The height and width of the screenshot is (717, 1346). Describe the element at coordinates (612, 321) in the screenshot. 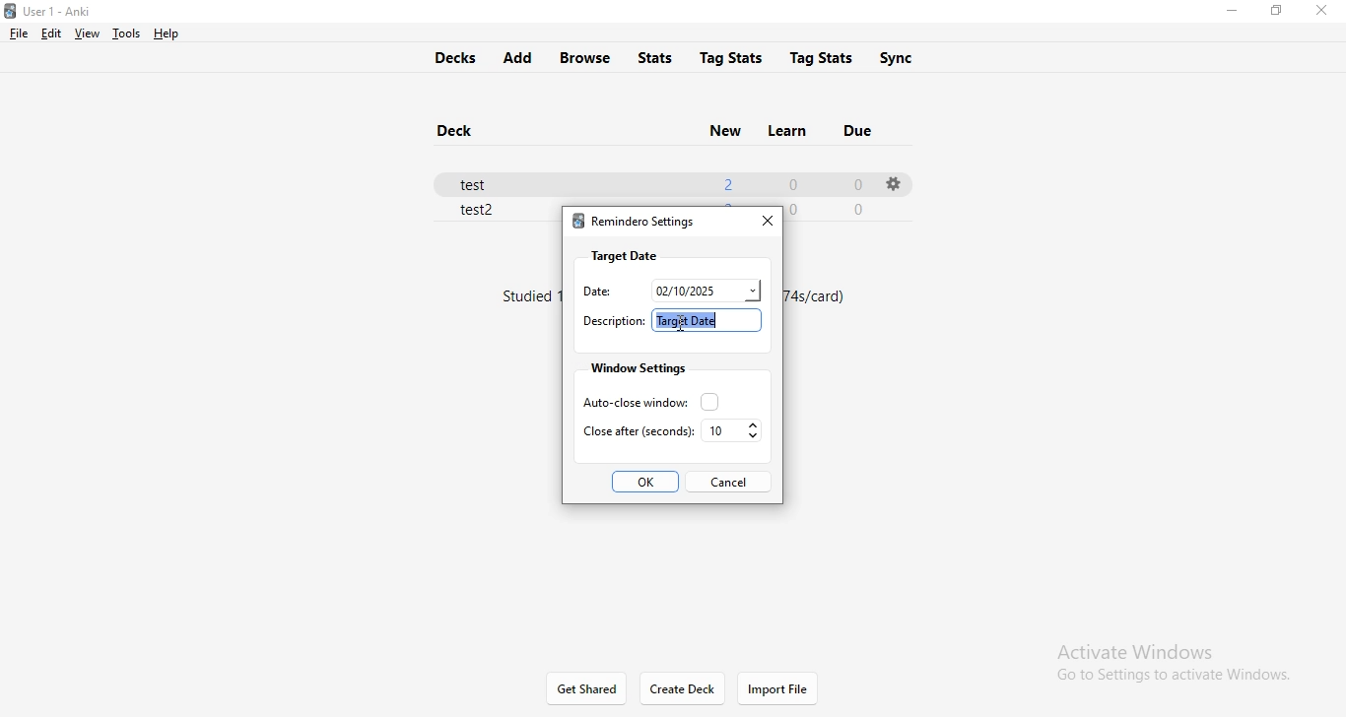

I see `descriptiuon` at that location.